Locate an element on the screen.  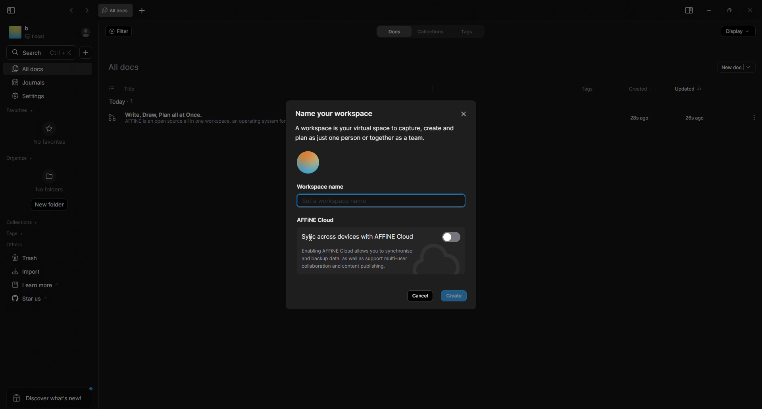
today is located at coordinates (117, 100).